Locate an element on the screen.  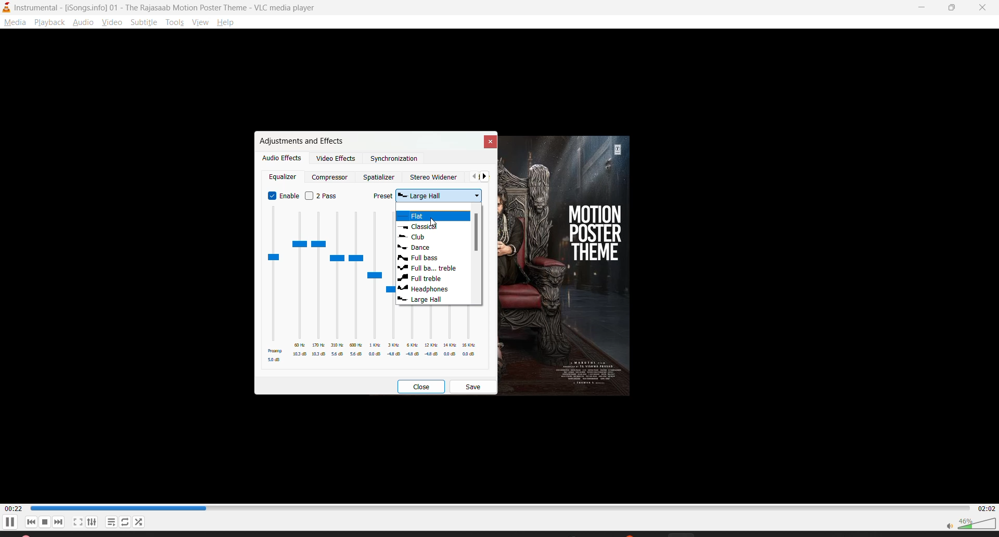
fullscreen is located at coordinates (78, 522).